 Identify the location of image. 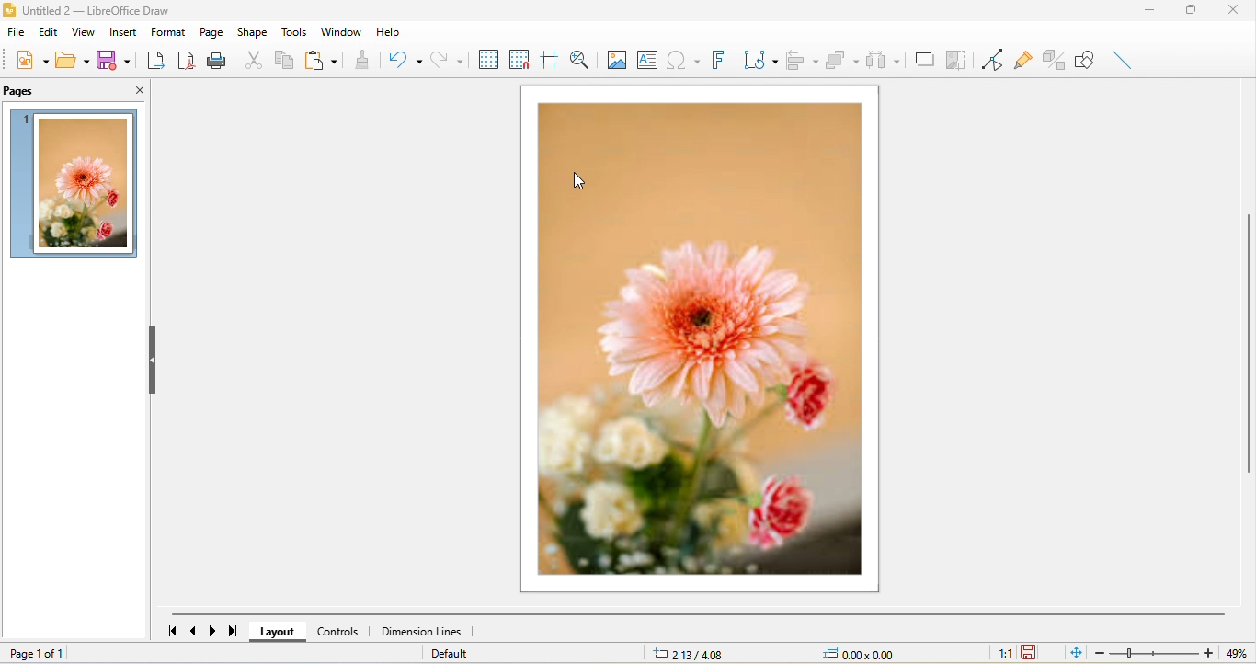
(621, 60).